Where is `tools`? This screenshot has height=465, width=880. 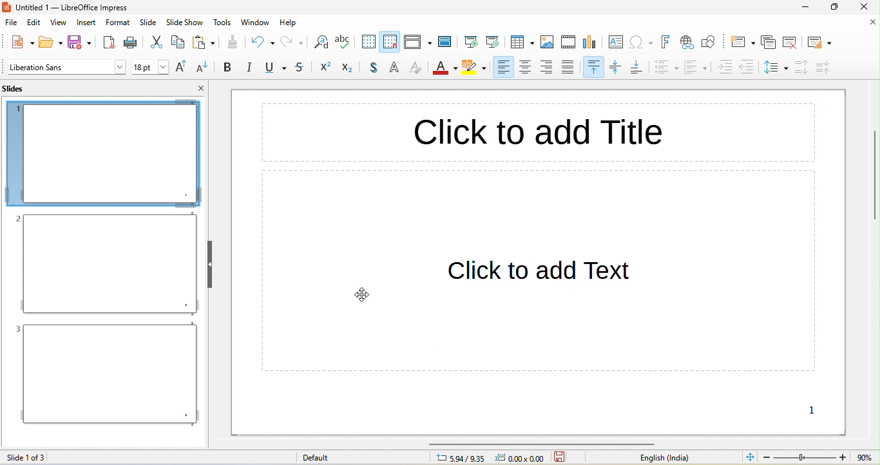 tools is located at coordinates (223, 22).